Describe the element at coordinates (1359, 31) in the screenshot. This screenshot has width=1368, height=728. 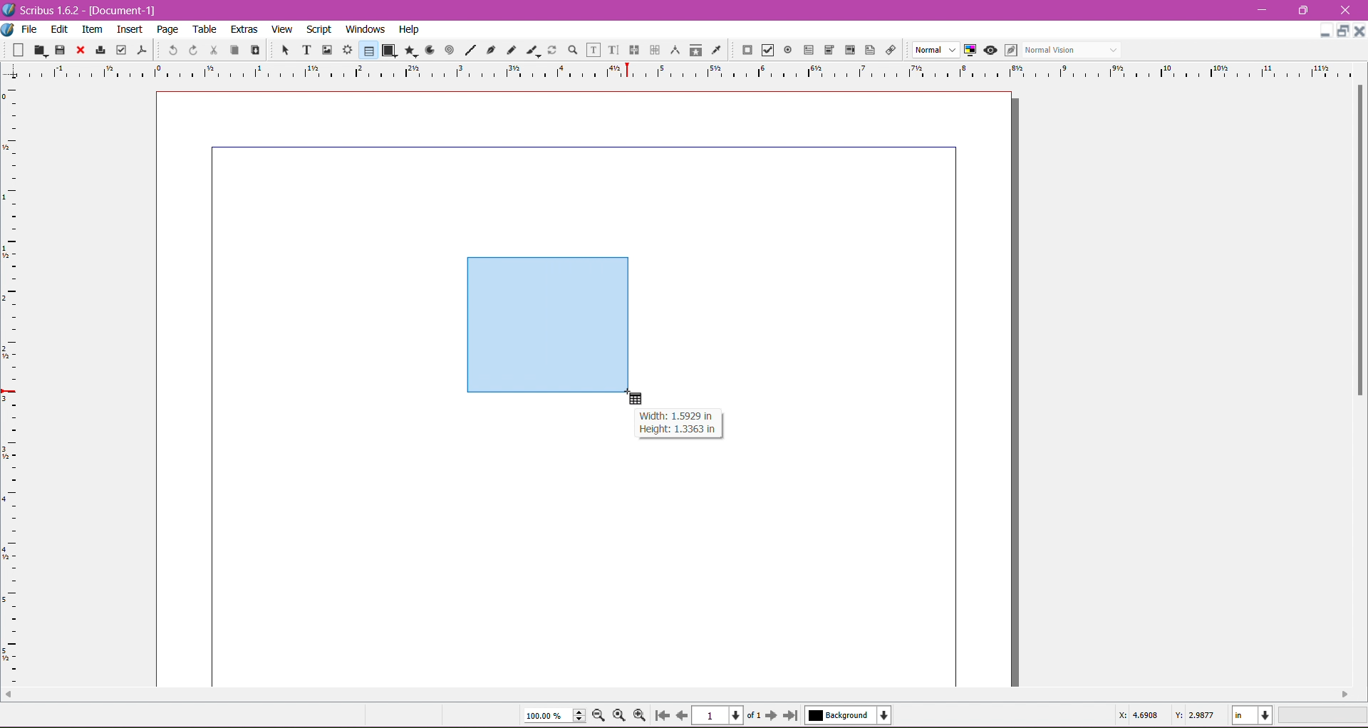
I see `close` at that location.